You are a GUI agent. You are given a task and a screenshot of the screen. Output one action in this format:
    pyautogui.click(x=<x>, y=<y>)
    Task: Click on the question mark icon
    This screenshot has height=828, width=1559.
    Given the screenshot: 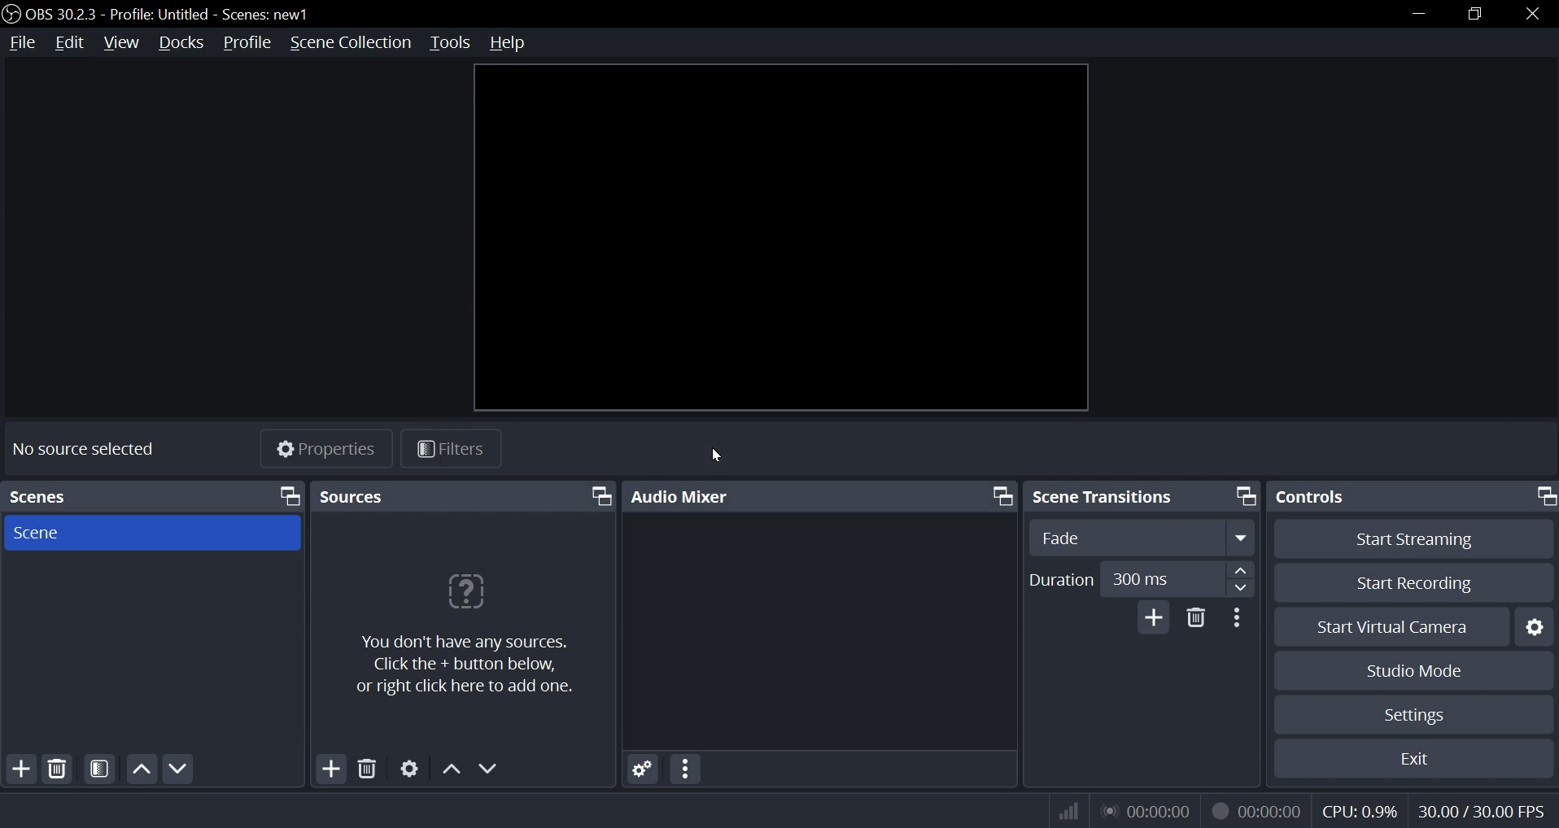 What is the action you would take?
    pyautogui.click(x=465, y=594)
    